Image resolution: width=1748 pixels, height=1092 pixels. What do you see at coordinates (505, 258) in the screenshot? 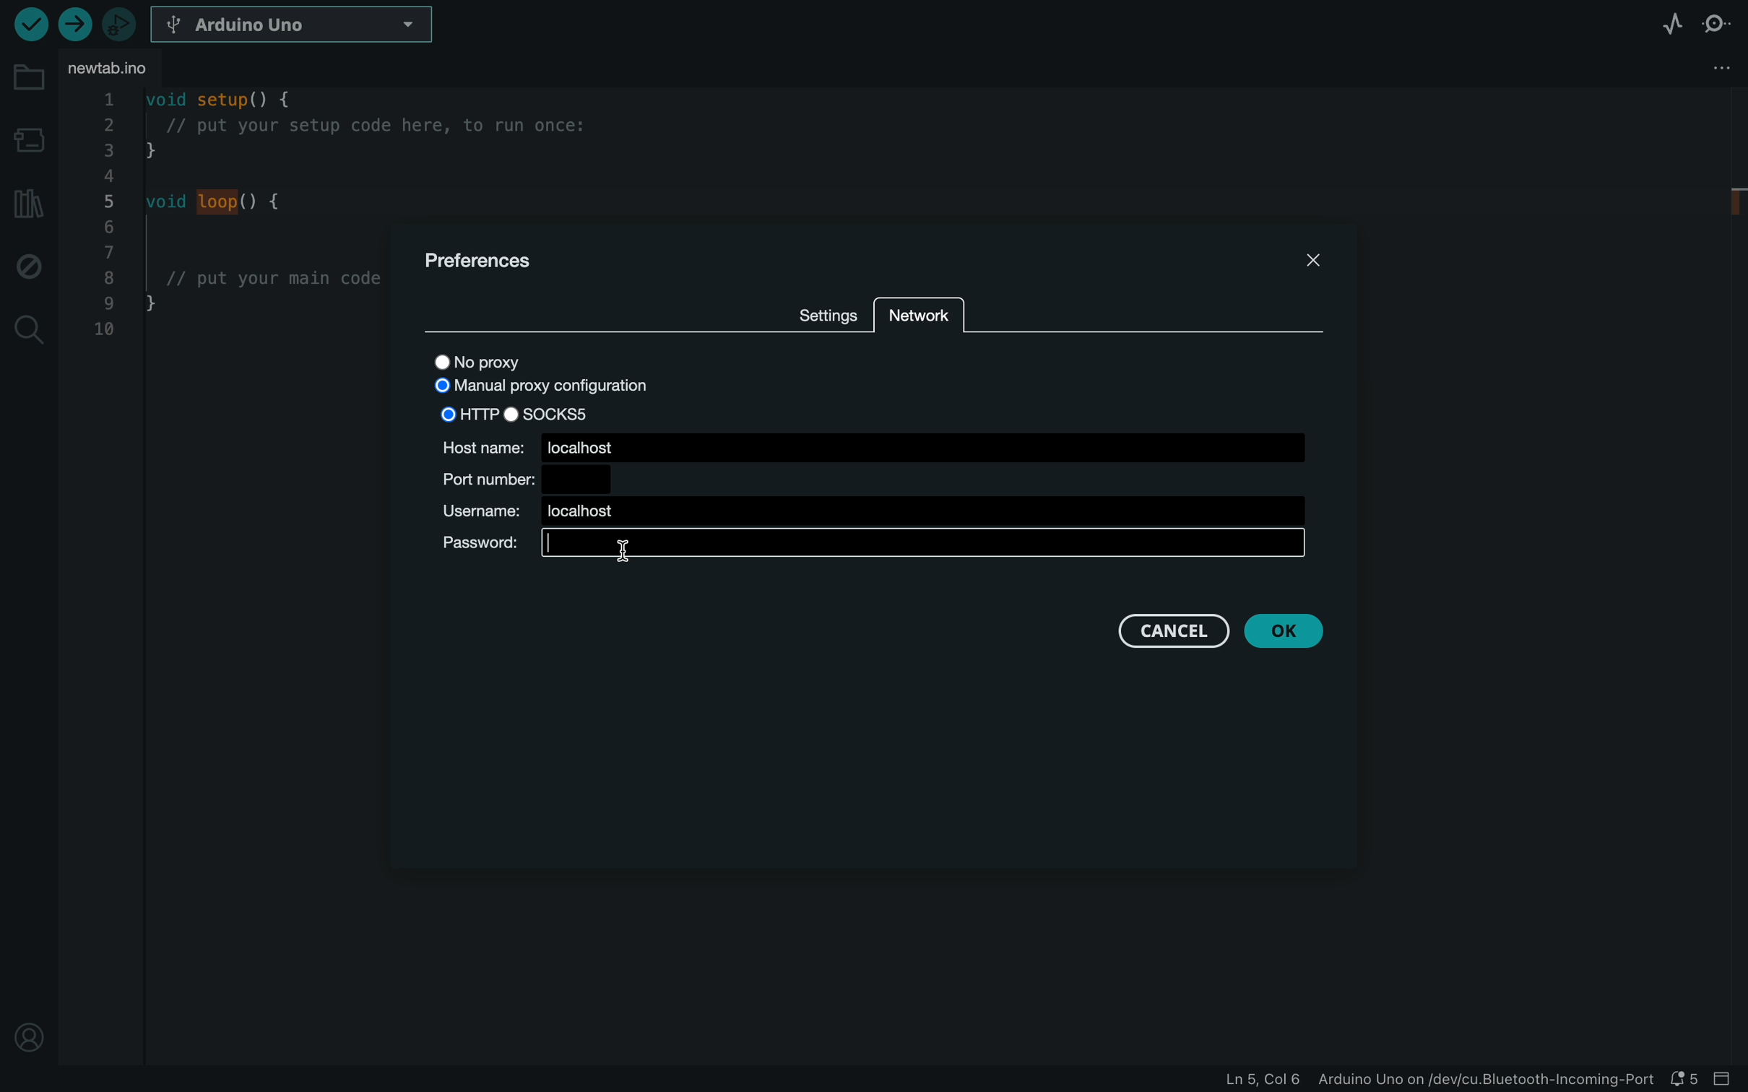
I see `prefernces` at bounding box center [505, 258].